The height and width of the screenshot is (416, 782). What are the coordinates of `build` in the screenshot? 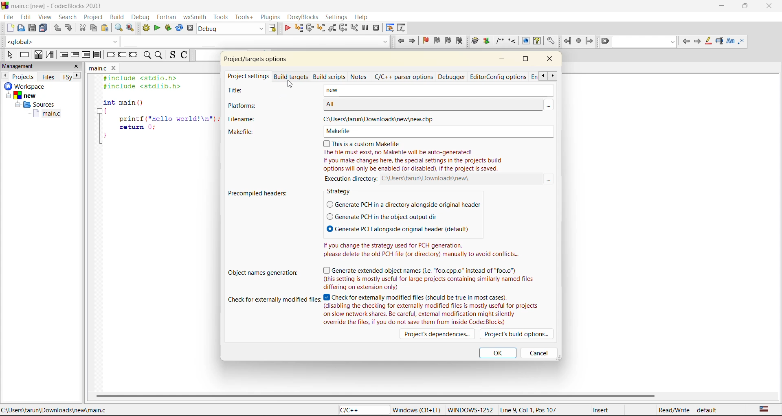 It's located at (146, 28).